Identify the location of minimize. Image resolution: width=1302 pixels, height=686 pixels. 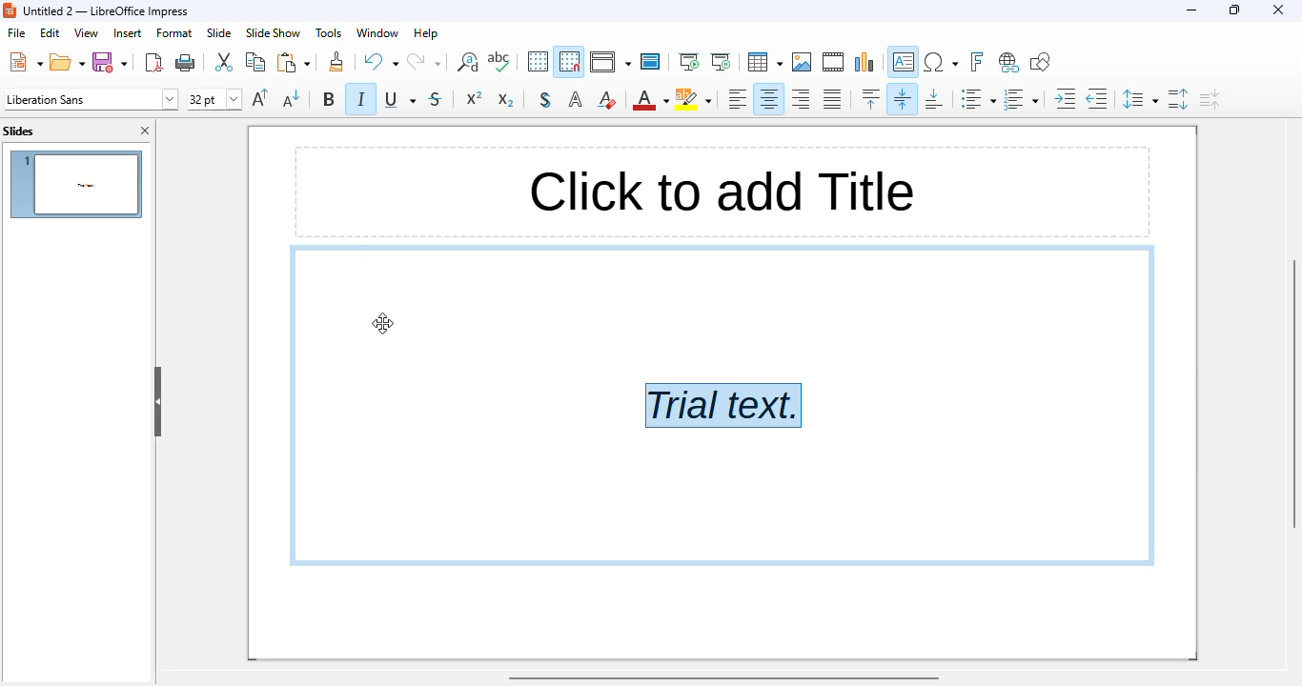
(1191, 10).